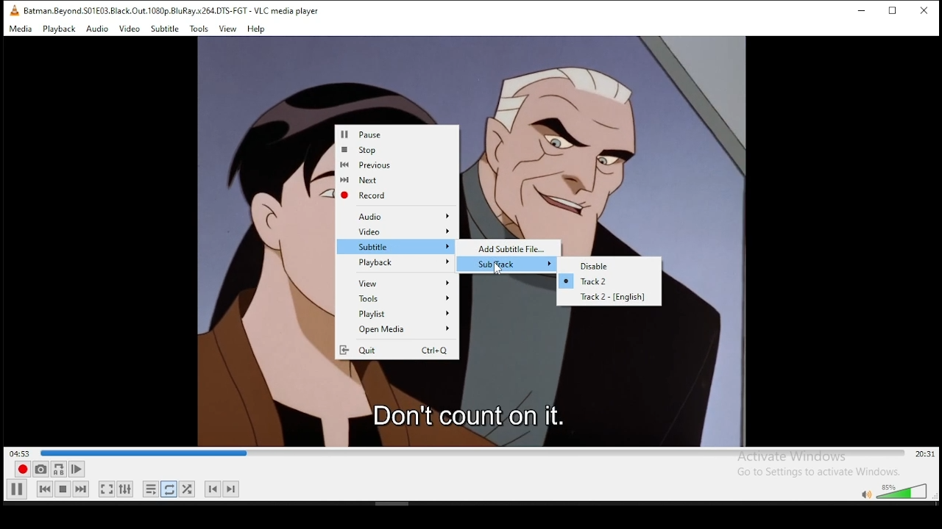  Describe the element at coordinates (21, 29) in the screenshot. I see `Media` at that location.